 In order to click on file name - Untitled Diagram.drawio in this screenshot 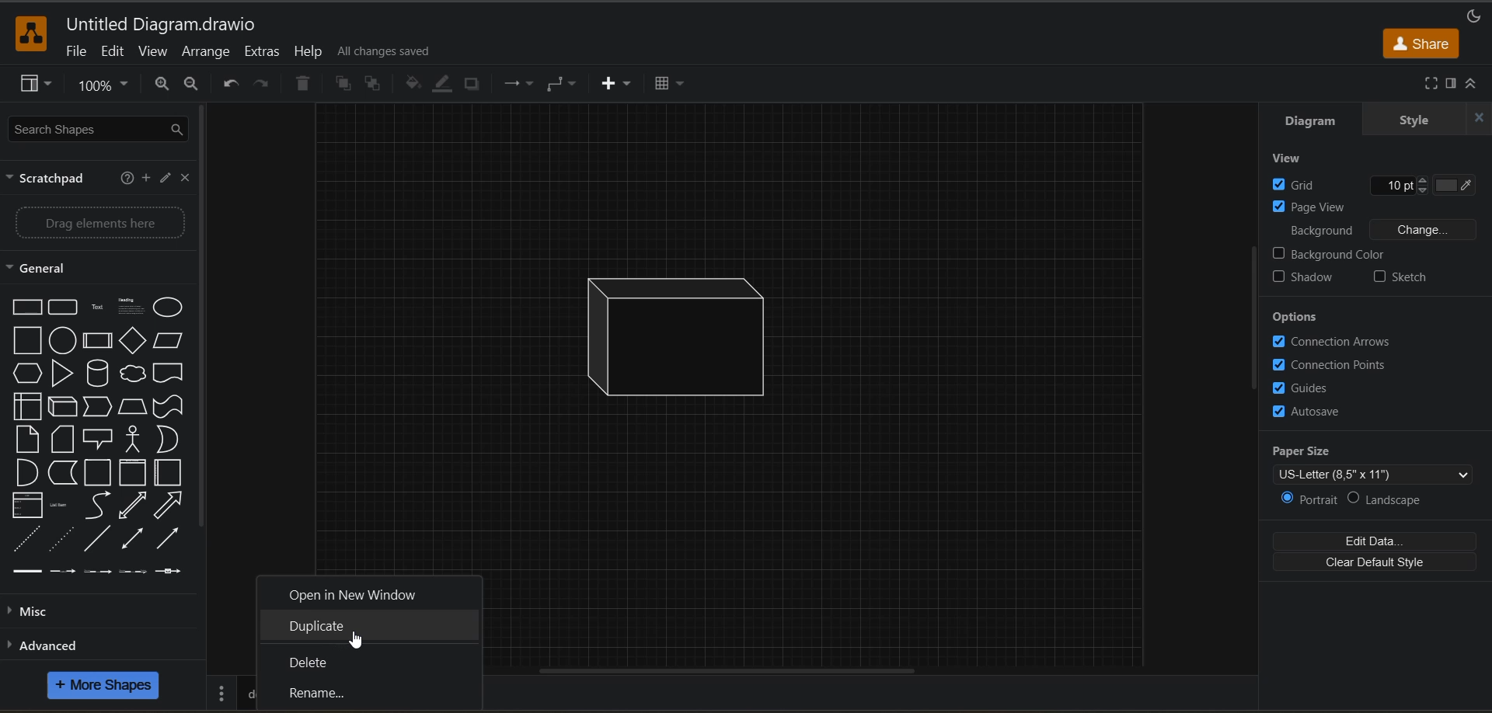, I will do `click(169, 25)`.